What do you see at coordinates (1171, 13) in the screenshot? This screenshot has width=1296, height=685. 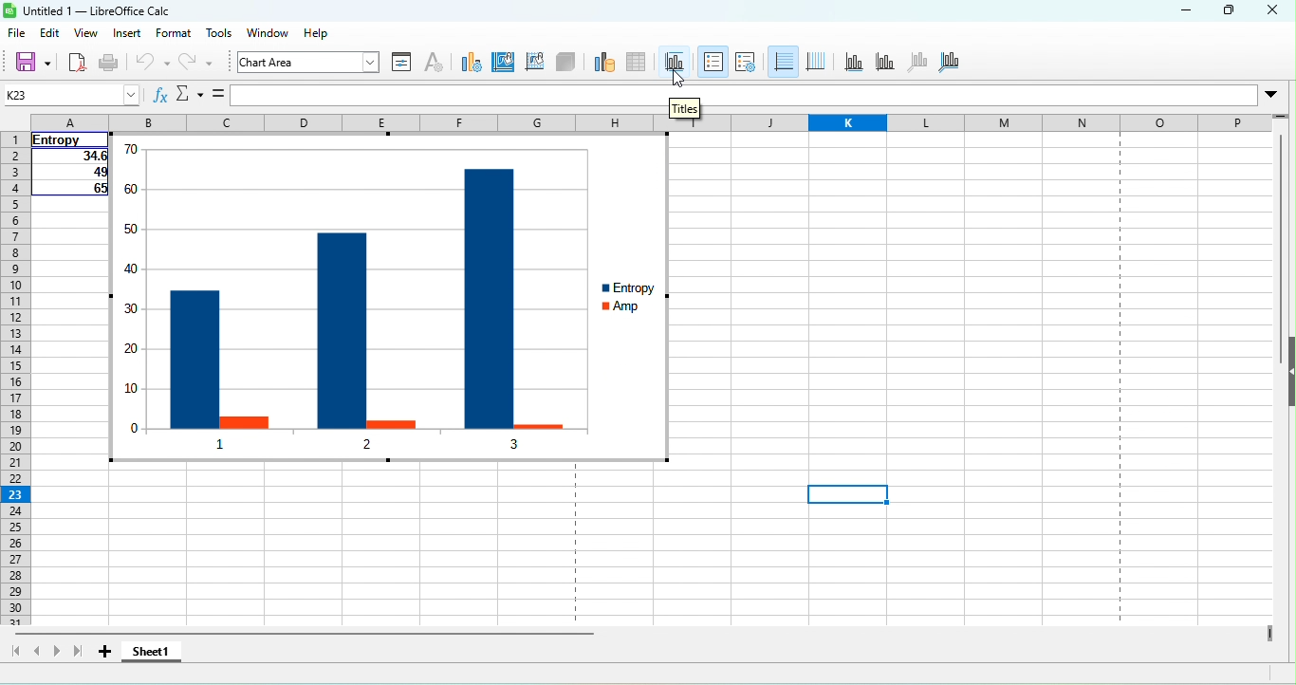 I see `minimize` at bounding box center [1171, 13].